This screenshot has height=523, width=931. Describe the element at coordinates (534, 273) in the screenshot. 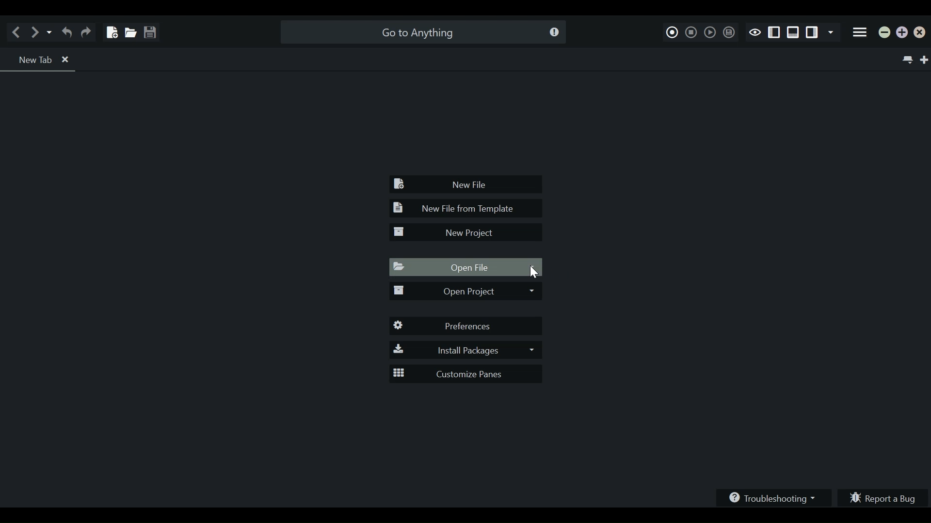

I see `Cursor` at that location.